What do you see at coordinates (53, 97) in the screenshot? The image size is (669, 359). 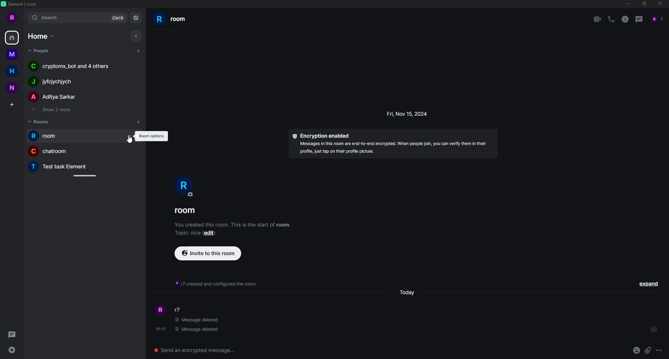 I see `A Aditya Sarkar` at bounding box center [53, 97].